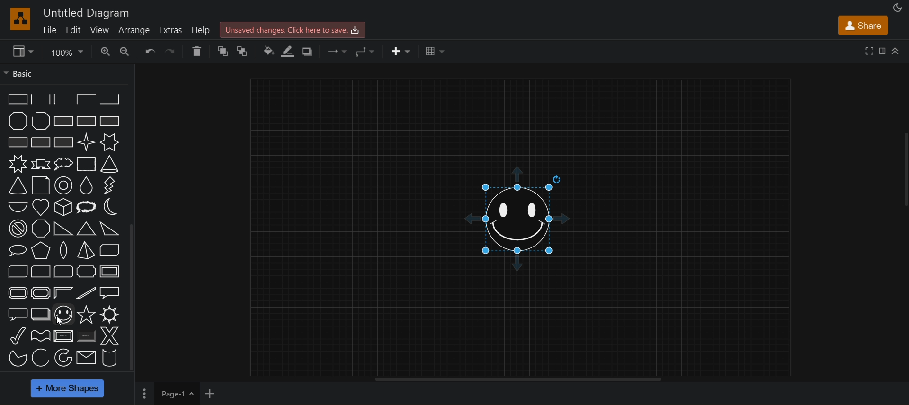 The height and width of the screenshot is (405, 909). Describe the element at coordinates (337, 50) in the screenshot. I see `connection` at that location.